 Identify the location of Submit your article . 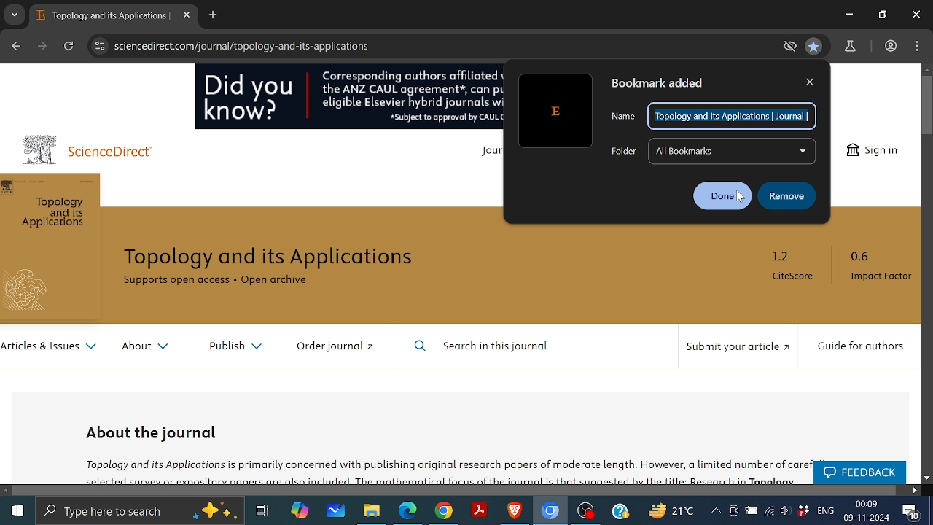
(737, 351).